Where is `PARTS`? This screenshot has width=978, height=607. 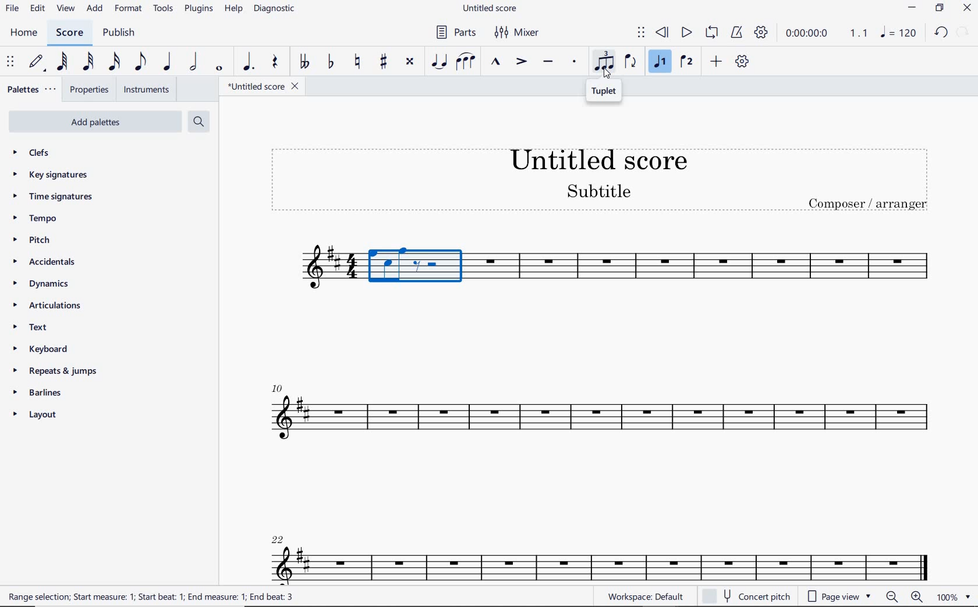 PARTS is located at coordinates (457, 32).